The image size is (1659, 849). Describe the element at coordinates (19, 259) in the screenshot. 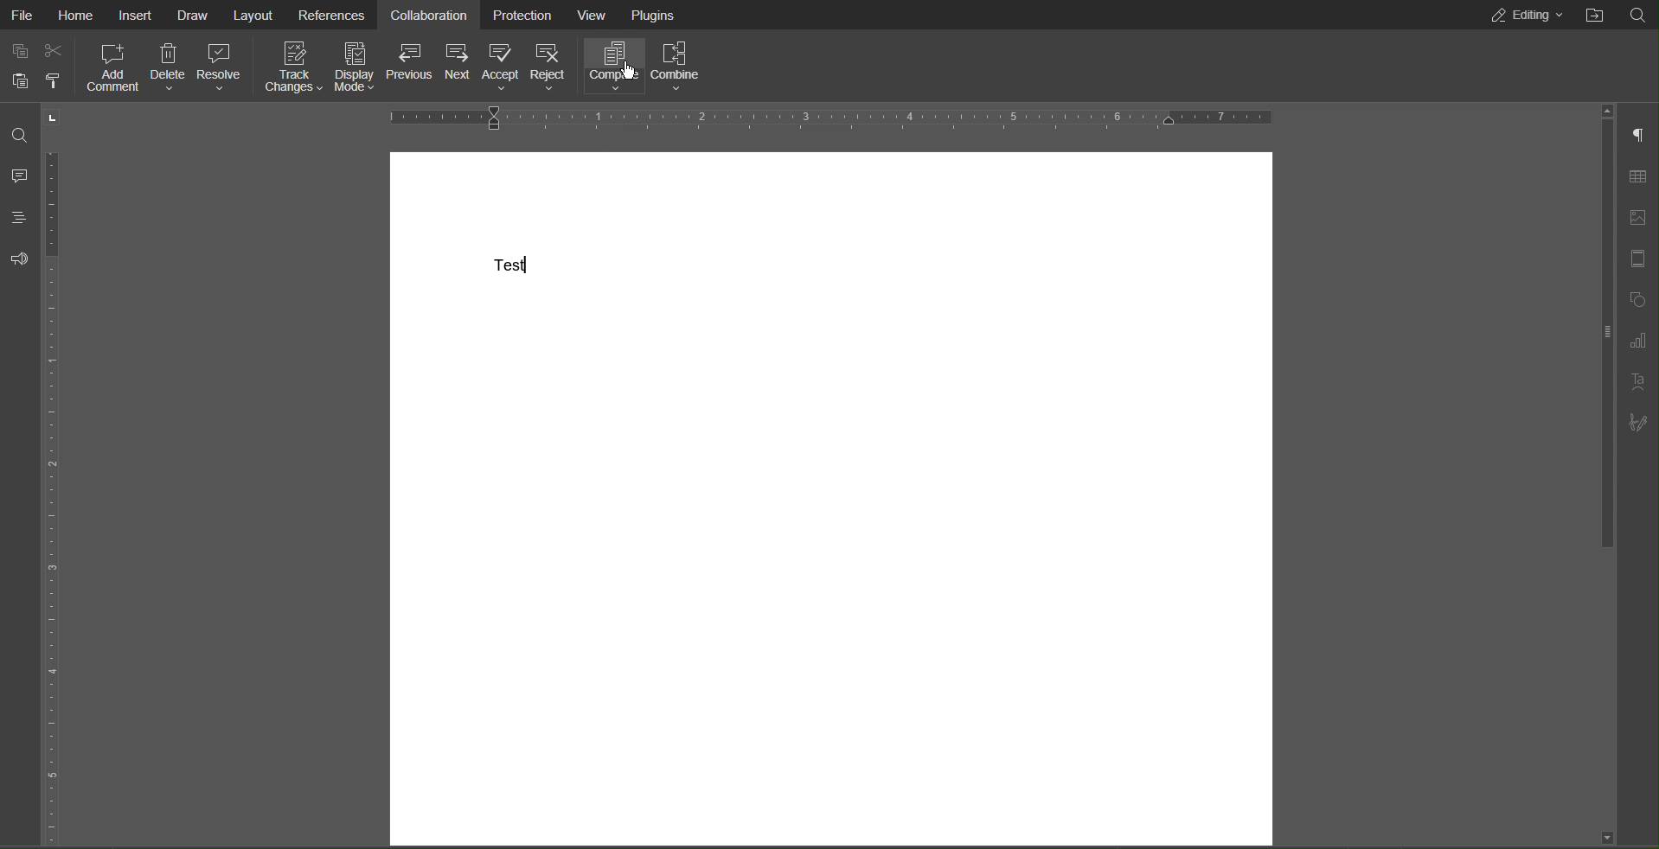

I see `Feedback and Support` at that location.